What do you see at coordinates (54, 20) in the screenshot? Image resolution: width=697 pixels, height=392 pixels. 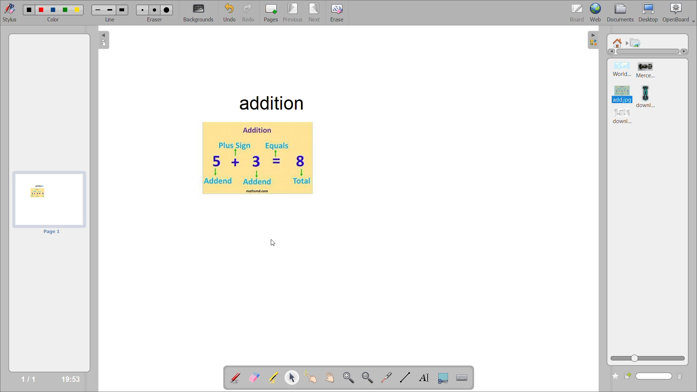 I see `color` at bounding box center [54, 20].